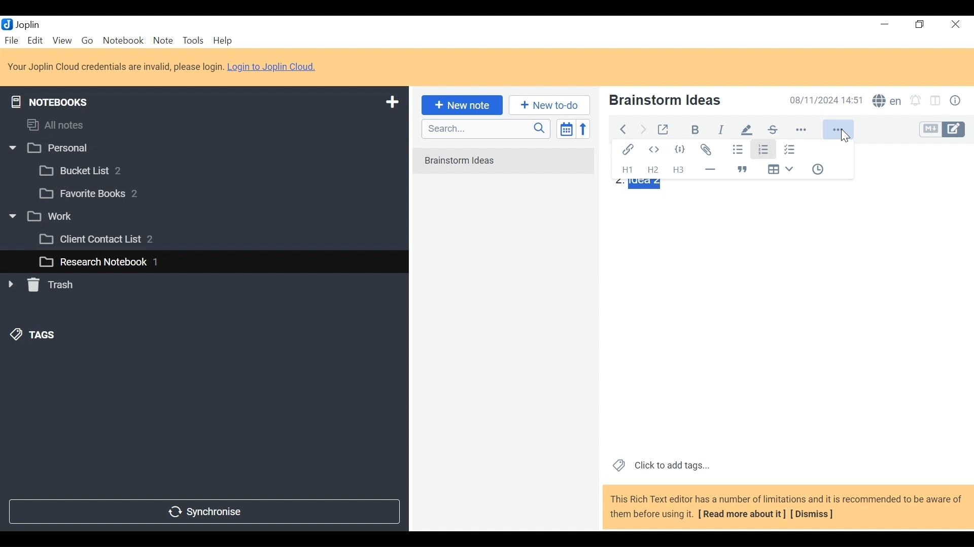 Image resolution: width=974 pixels, height=547 pixels. I want to click on Minimize, so click(884, 24).